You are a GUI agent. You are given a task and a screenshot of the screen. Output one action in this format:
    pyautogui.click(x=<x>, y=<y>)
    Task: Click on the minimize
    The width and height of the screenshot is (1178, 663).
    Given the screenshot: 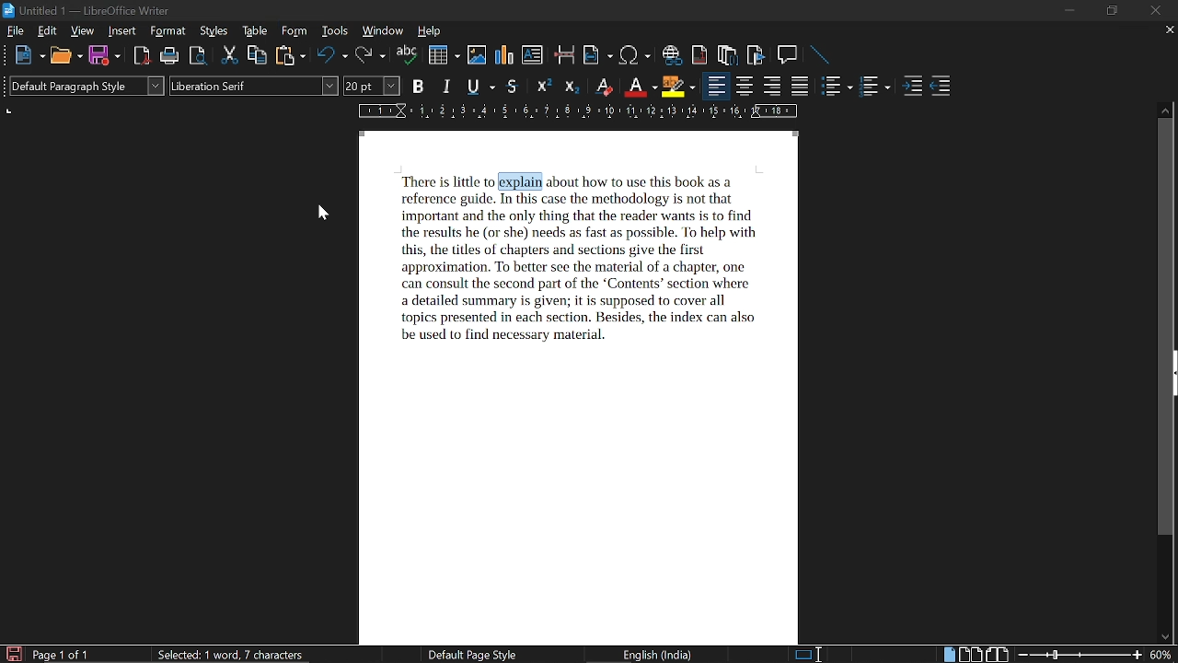 What is the action you would take?
    pyautogui.click(x=1070, y=10)
    